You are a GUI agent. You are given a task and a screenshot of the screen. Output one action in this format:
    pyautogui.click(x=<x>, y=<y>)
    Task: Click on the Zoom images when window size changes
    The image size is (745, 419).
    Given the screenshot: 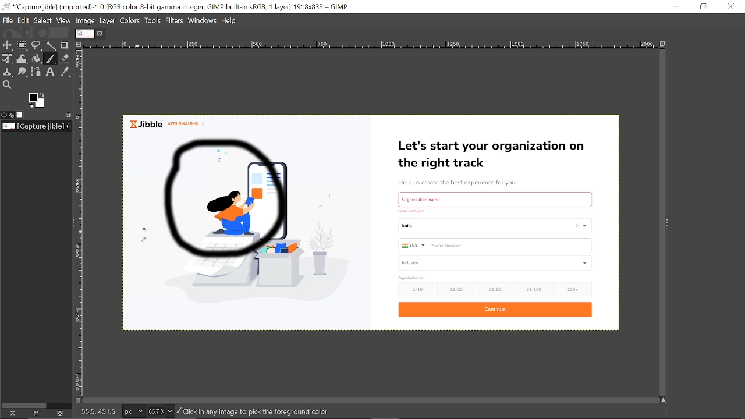 What is the action you would take?
    pyautogui.click(x=663, y=43)
    